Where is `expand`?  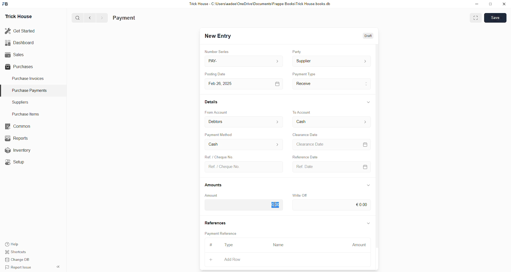
expand is located at coordinates (369, 184).